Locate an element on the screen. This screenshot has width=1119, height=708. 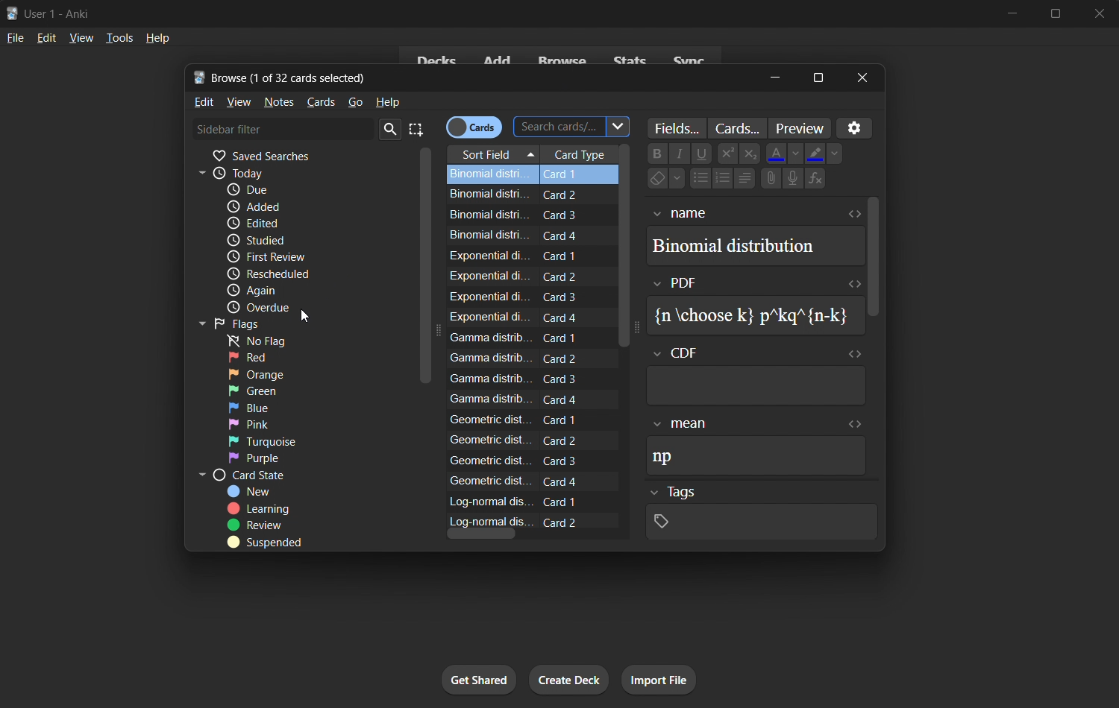
no flag  is located at coordinates (274, 341).